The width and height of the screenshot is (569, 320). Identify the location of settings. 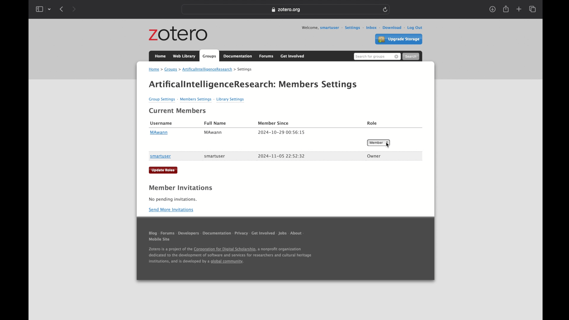
(243, 69).